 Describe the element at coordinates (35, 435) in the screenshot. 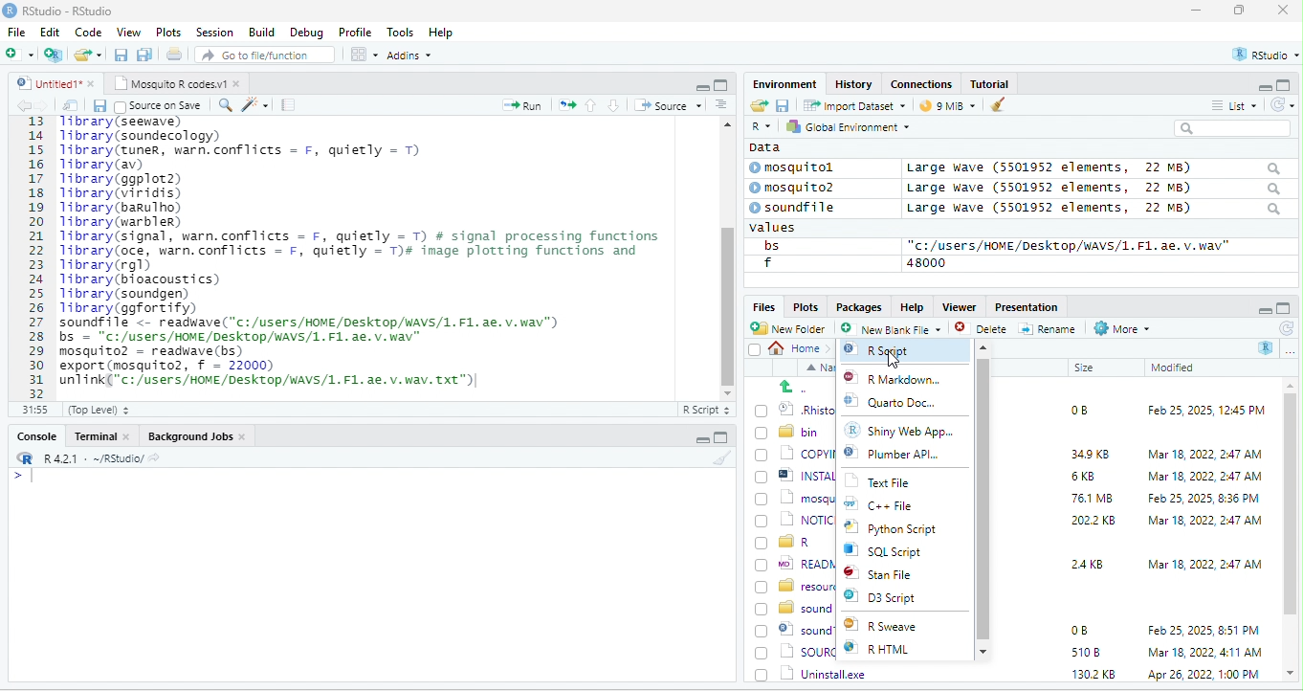

I see `Console` at that location.